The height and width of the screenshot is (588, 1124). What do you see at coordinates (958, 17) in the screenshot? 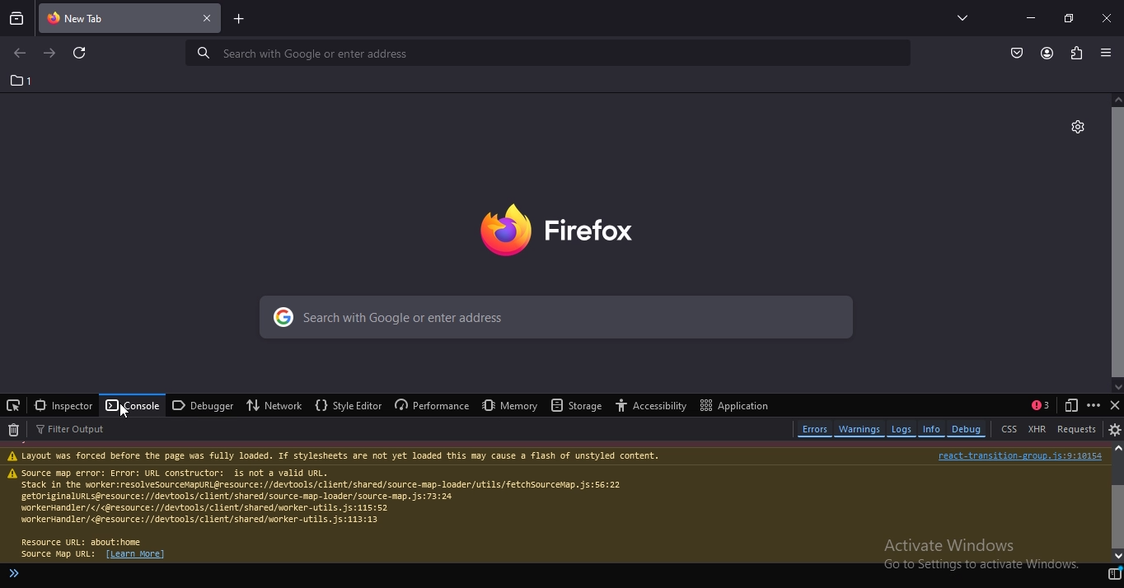
I see `list all tabs` at bounding box center [958, 17].